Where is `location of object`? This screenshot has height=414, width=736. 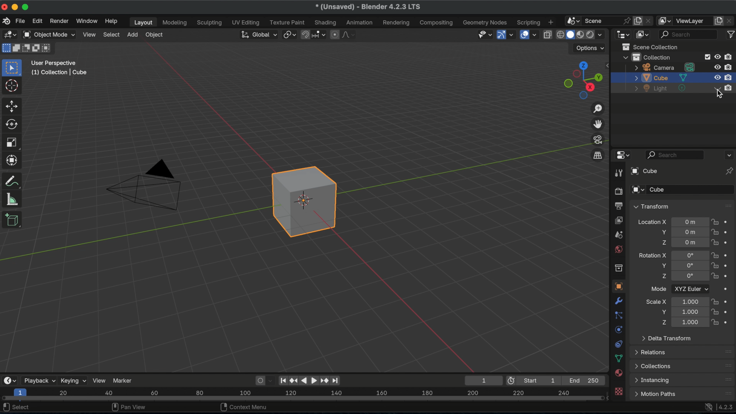 location of object is located at coordinates (690, 243).